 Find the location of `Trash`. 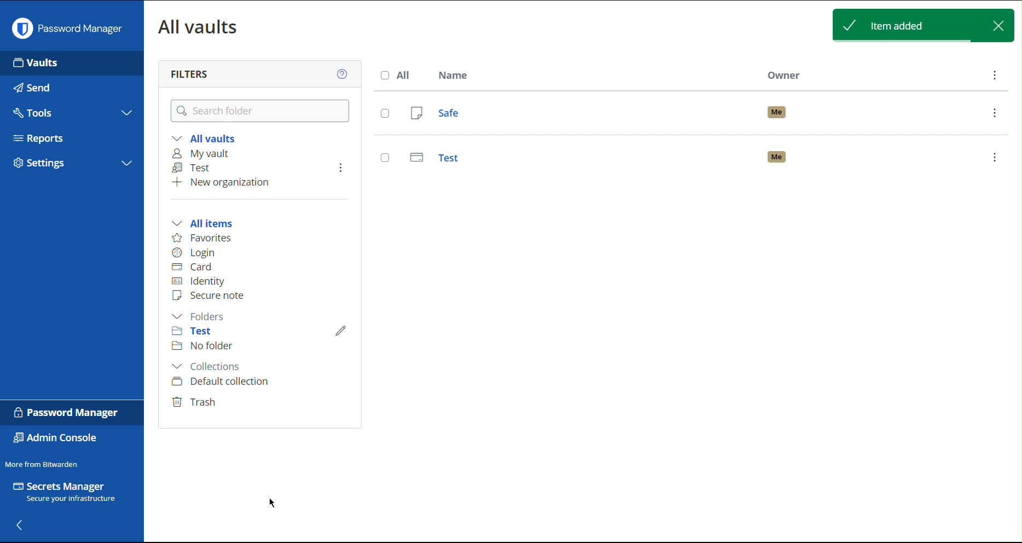

Trash is located at coordinates (196, 400).